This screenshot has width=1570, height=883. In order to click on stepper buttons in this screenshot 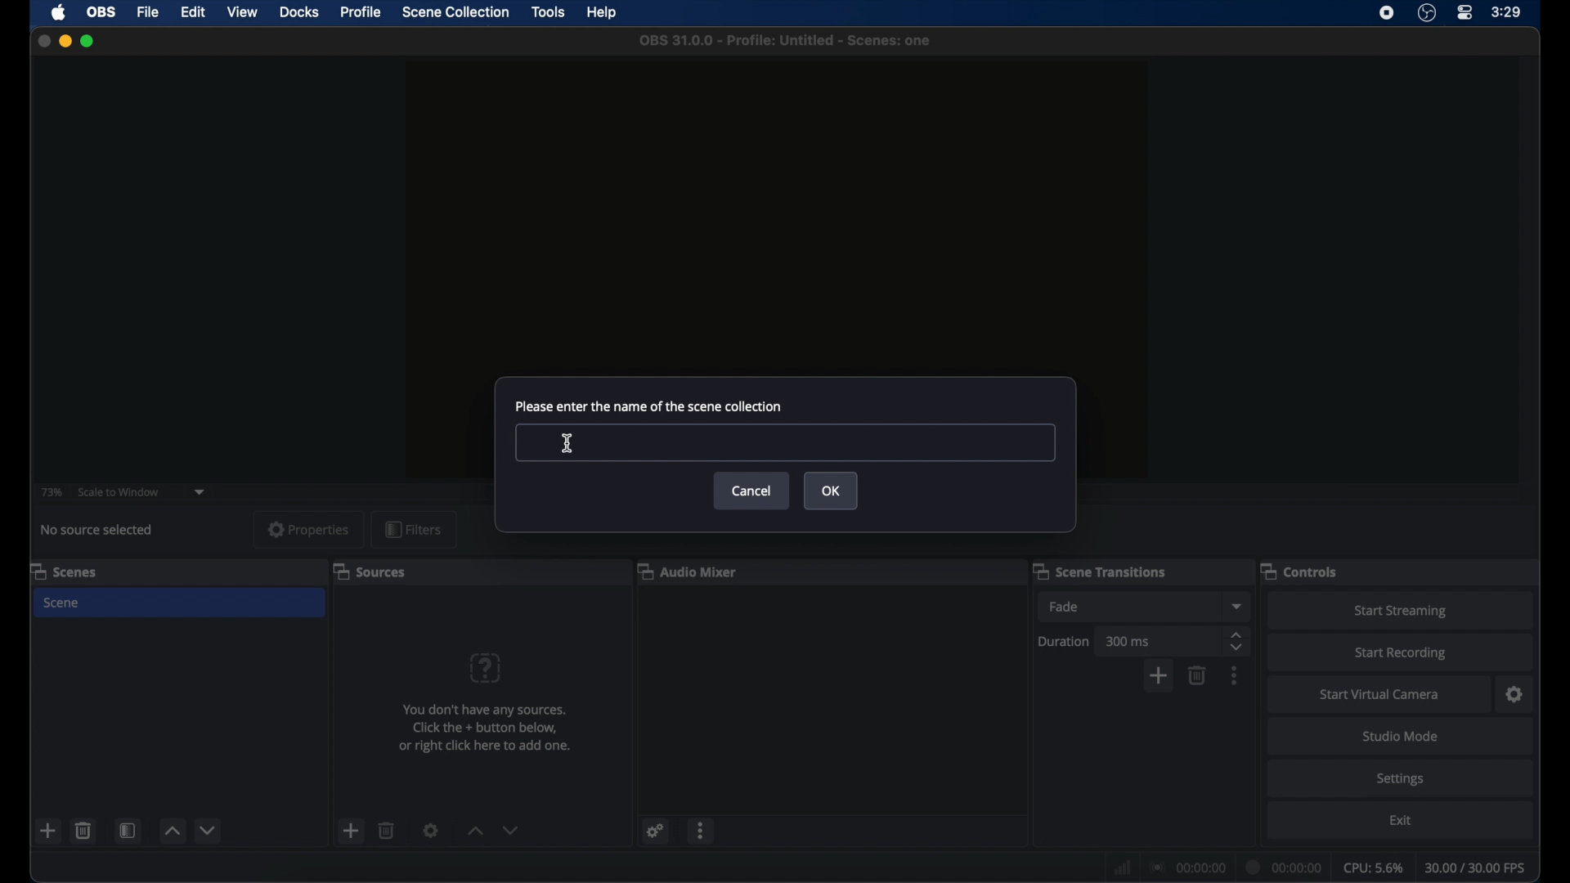, I will do `click(1236, 641)`.